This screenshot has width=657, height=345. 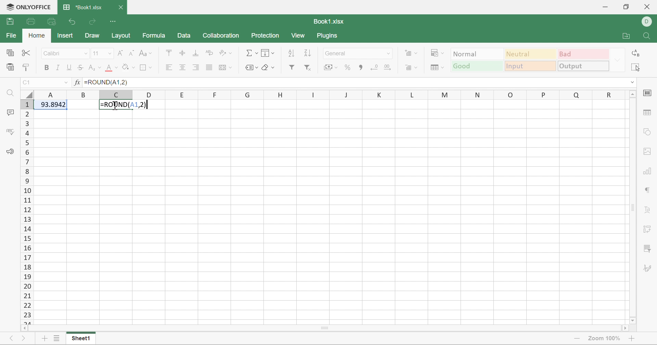 What do you see at coordinates (96, 53) in the screenshot?
I see `Font size` at bounding box center [96, 53].